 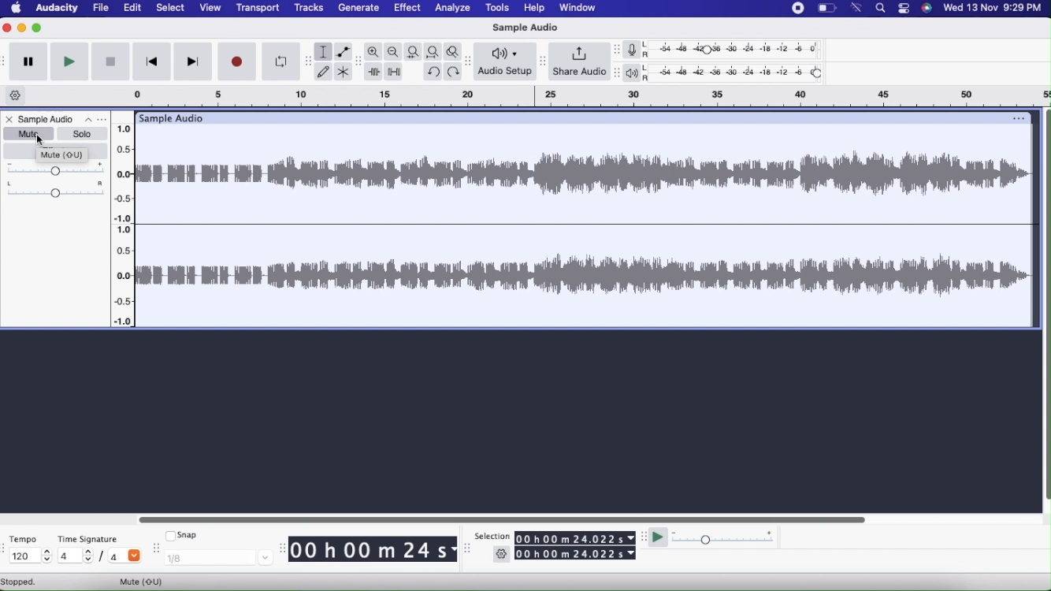 I want to click on Analyze, so click(x=452, y=9).